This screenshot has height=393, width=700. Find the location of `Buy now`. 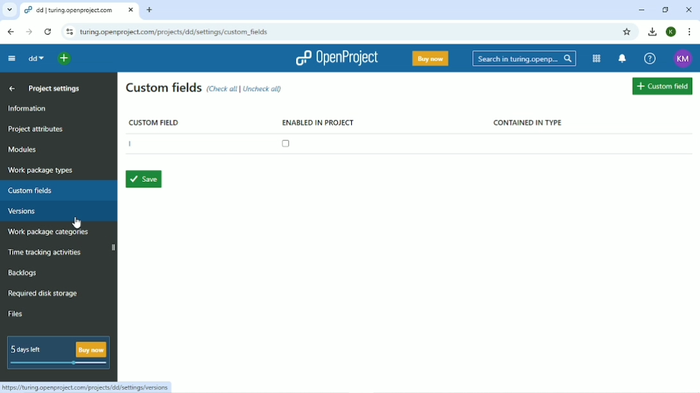

Buy now is located at coordinates (431, 58).